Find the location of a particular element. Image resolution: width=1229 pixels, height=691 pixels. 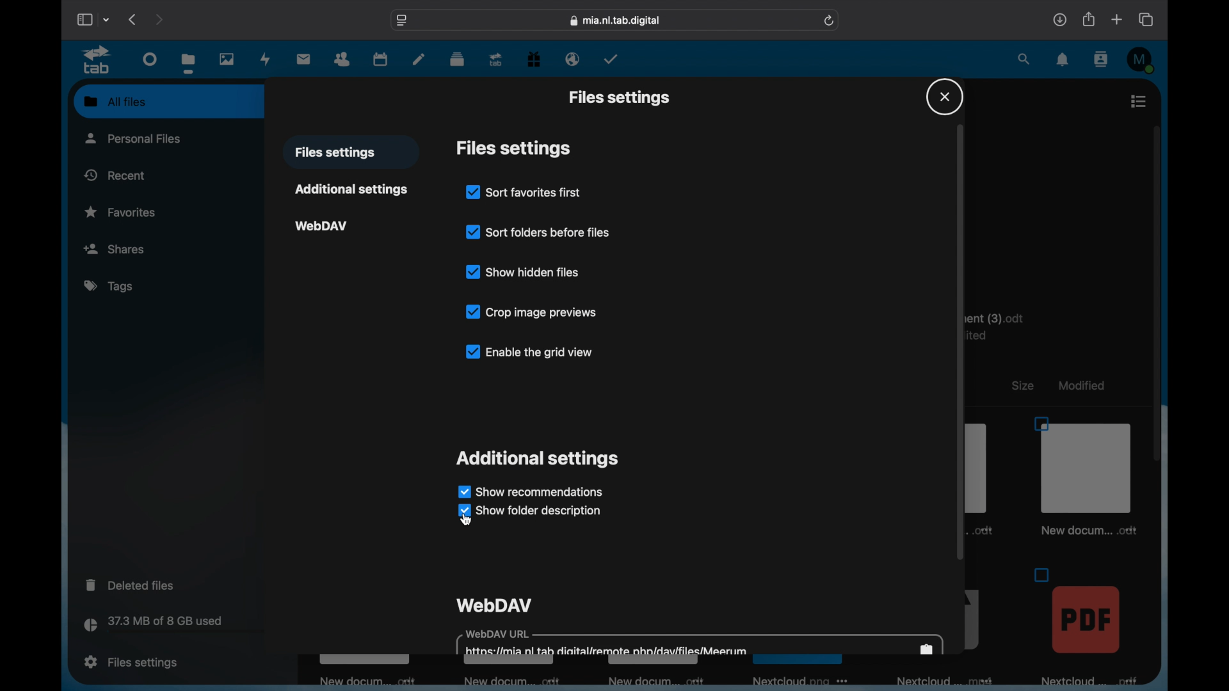

free trial is located at coordinates (534, 58).